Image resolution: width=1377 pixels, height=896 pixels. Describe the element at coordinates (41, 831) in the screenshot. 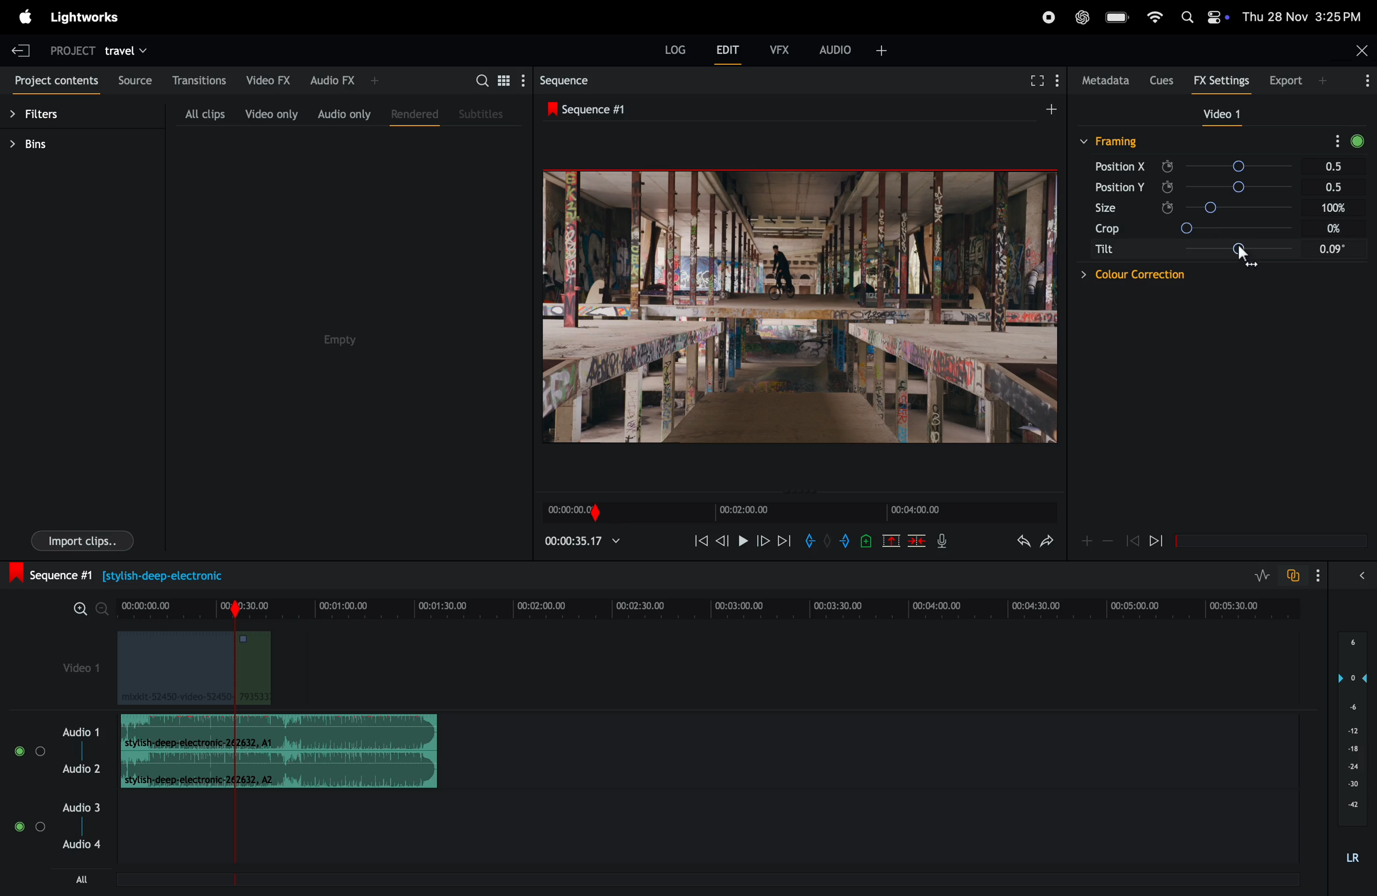

I see `Solo track` at that location.